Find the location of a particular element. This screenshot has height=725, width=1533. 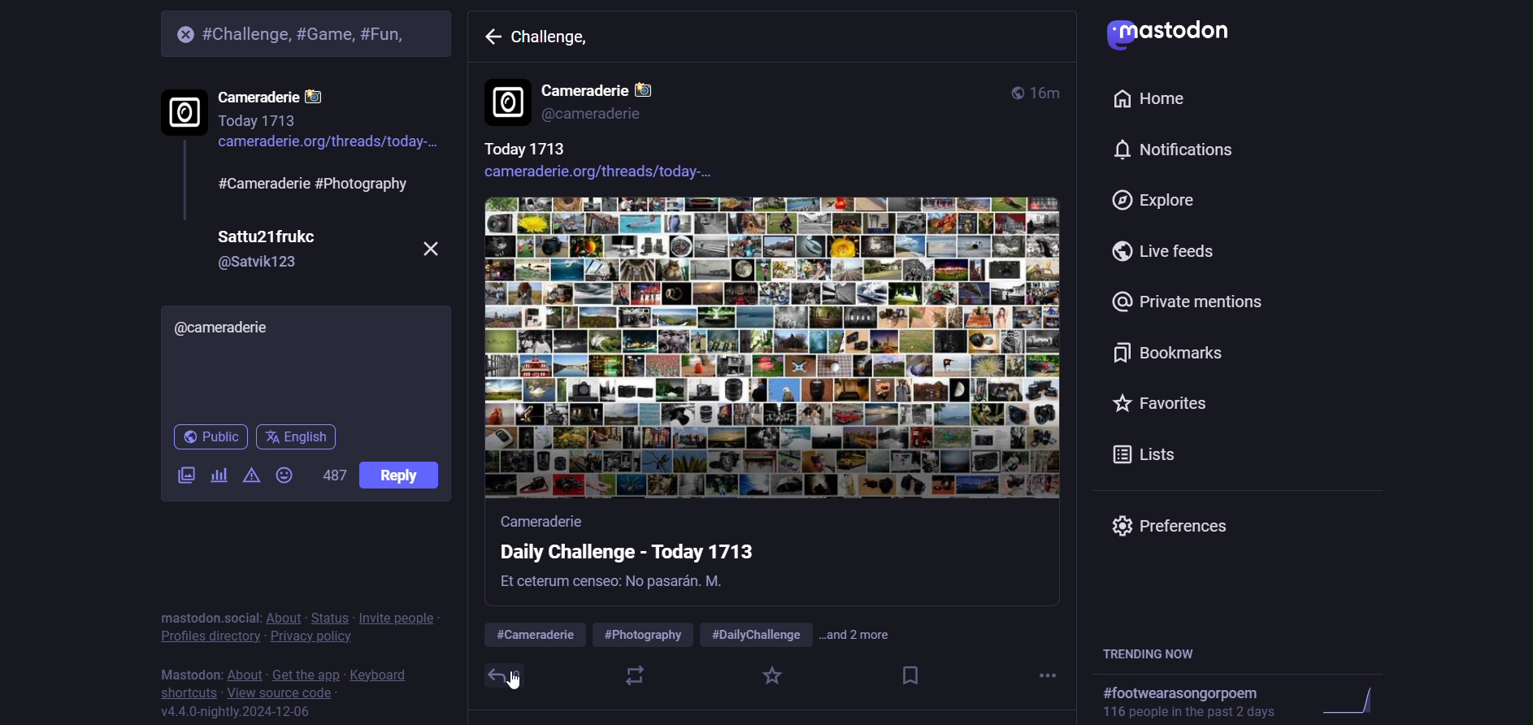

post is located at coordinates (402, 475).